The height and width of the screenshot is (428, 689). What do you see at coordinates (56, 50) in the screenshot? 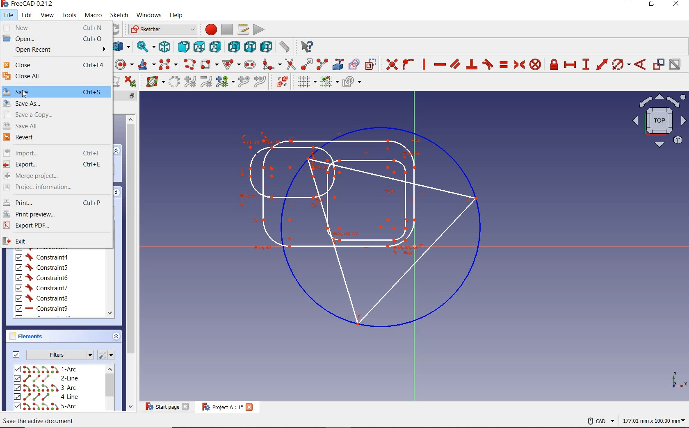
I see `open recent` at bounding box center [56, 50].